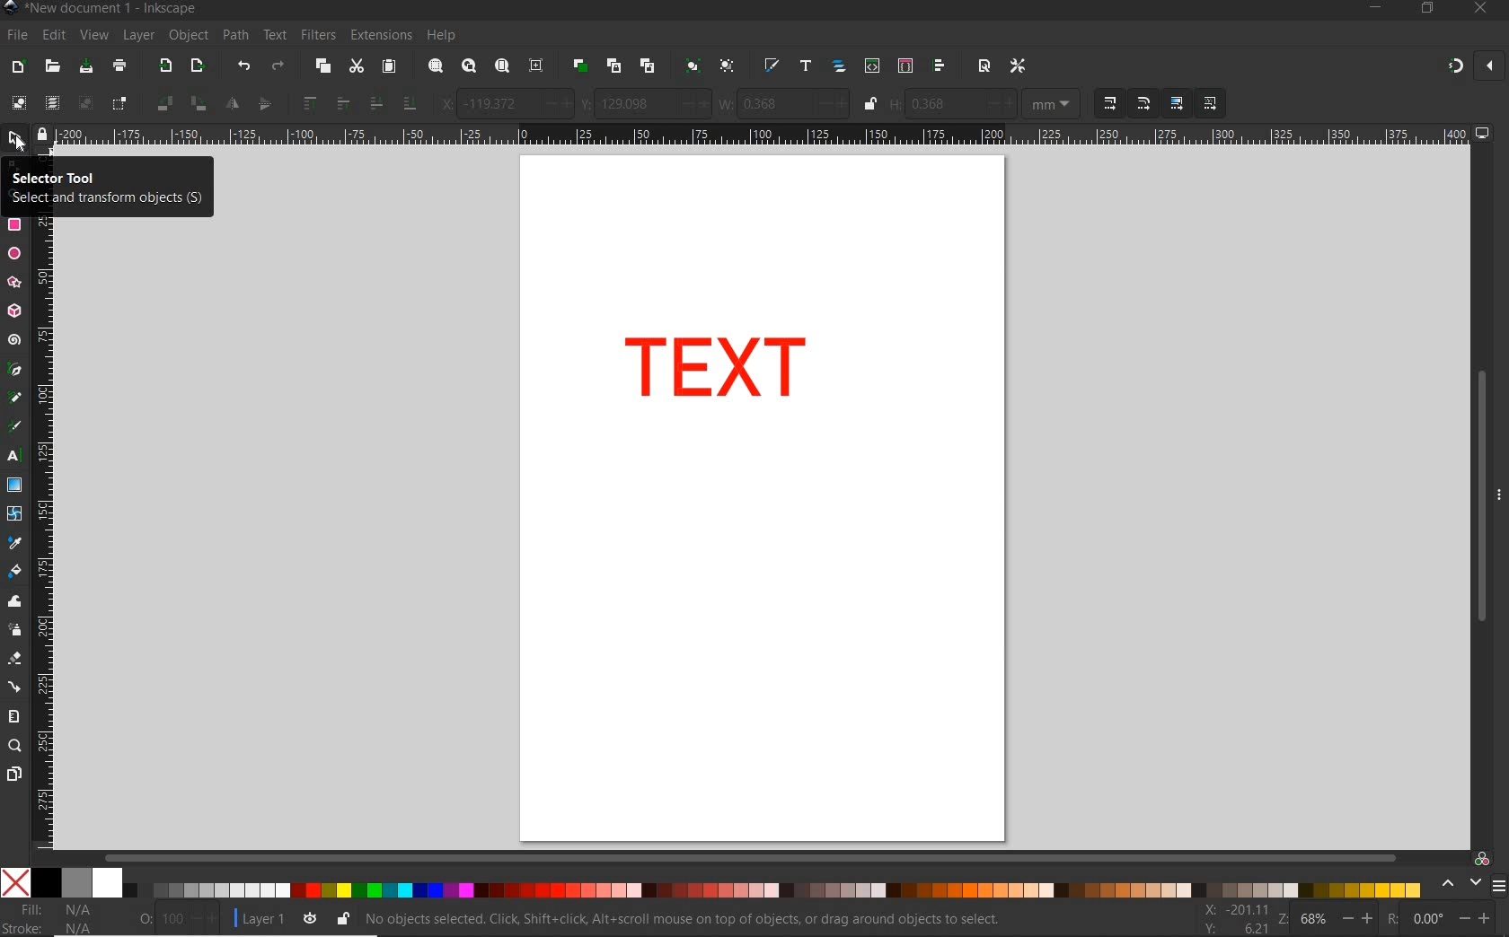 This screenshot has width=1509, height=937. What do you see at coordinates (274, 34) in the screenshot?
I see `TEXT` at bounding box center [274, 34].